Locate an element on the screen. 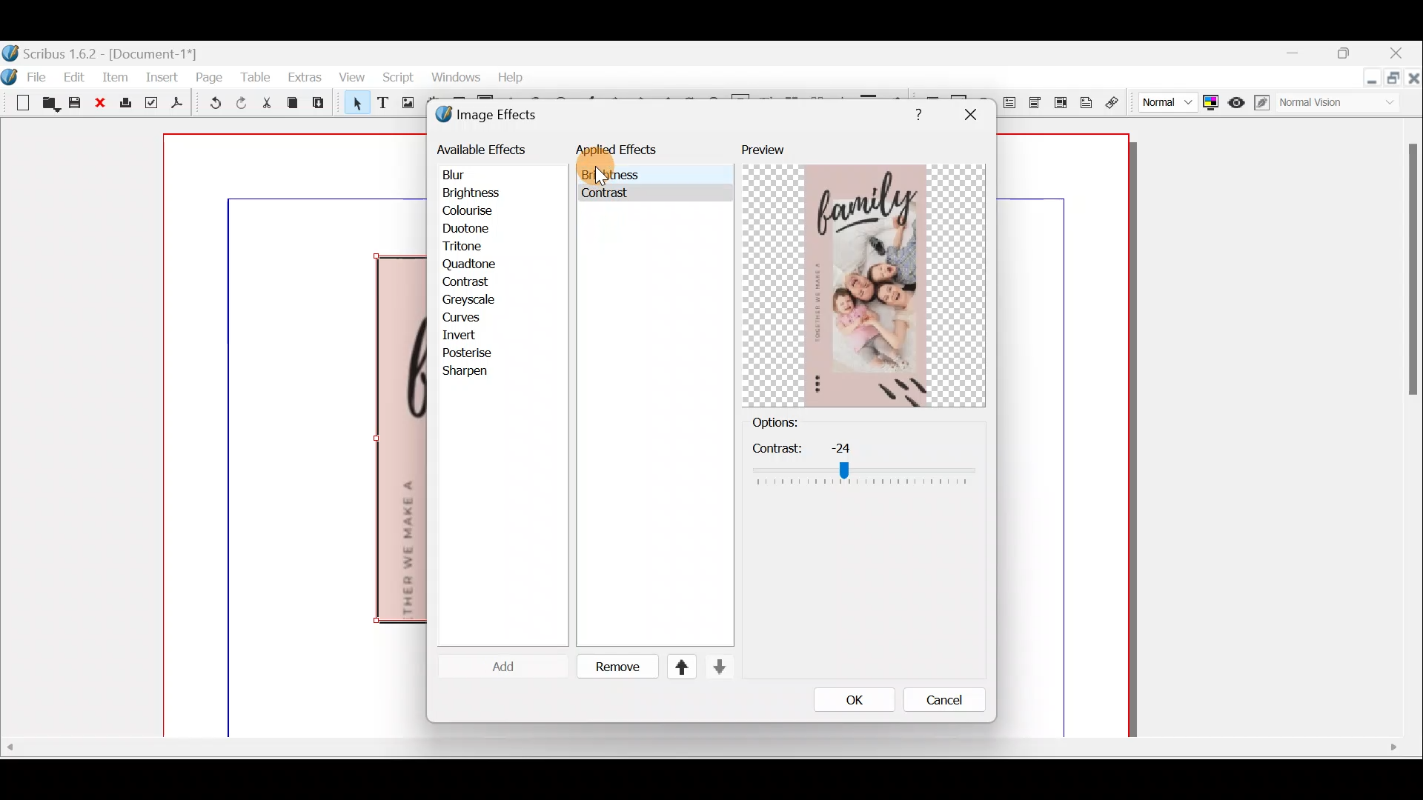 The image size is (1423, 800). Visual appearance of display is located at coordinates (1344, 105).